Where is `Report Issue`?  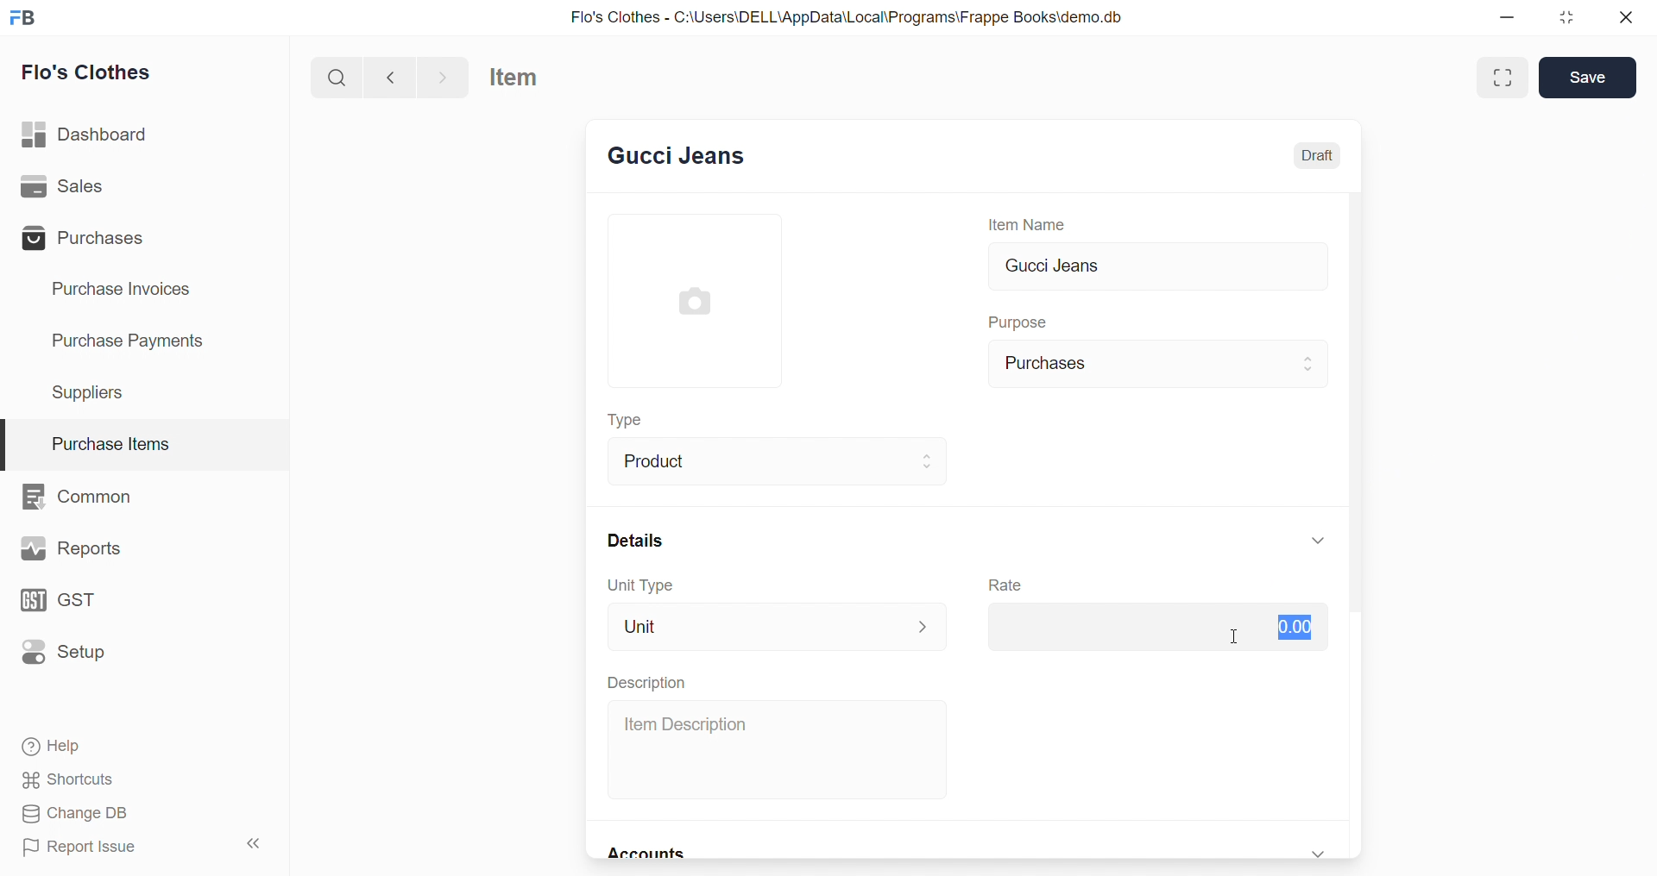 Report Issue is located at coordinates (108, 846).